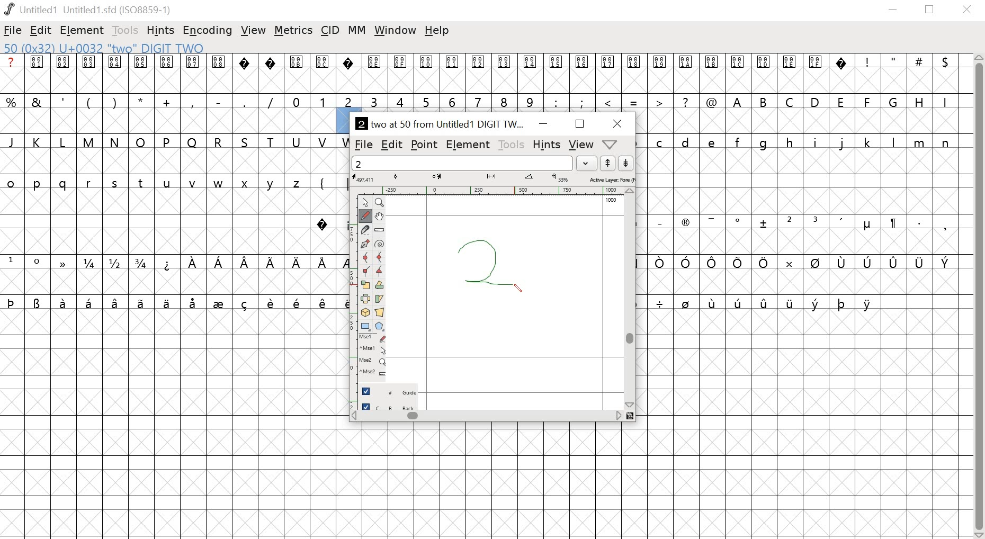  I want to click on close, so click(617, 123).